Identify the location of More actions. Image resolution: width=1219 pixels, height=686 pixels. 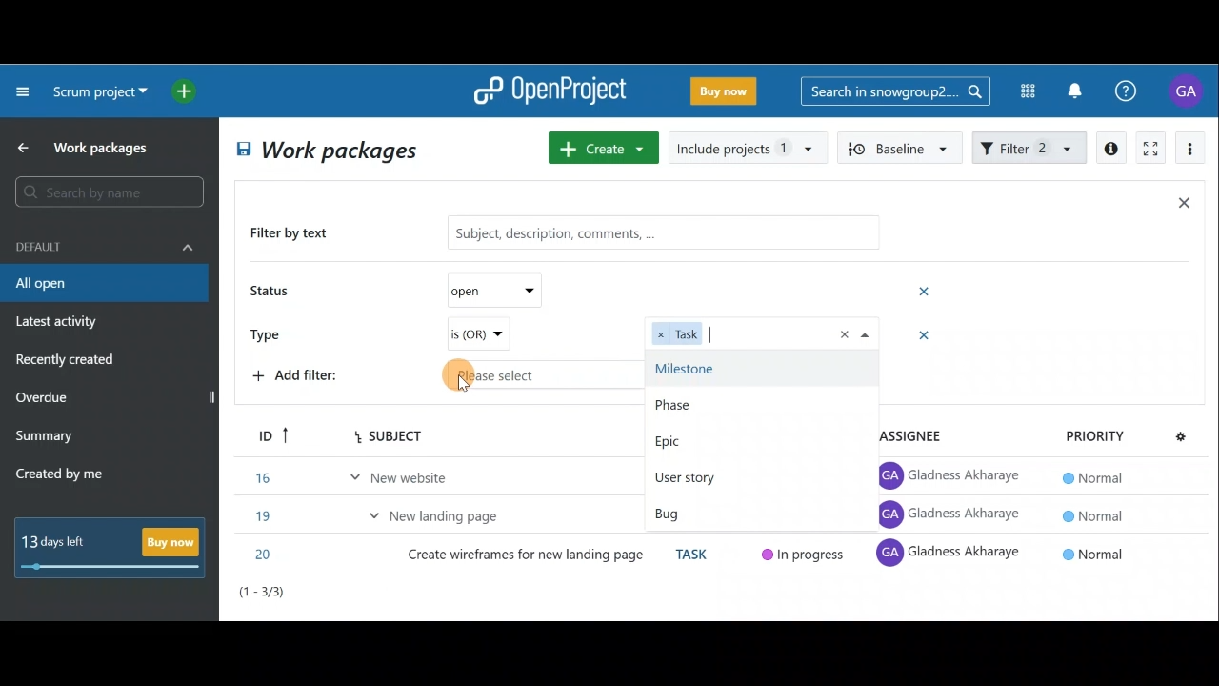
(1190, 151).